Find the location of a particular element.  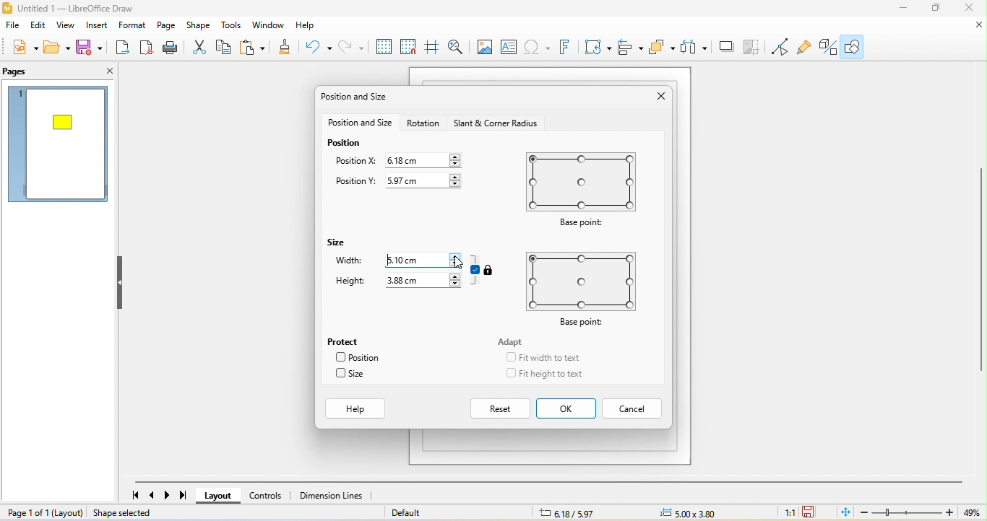

adapt is located at coordinates (509, 343).